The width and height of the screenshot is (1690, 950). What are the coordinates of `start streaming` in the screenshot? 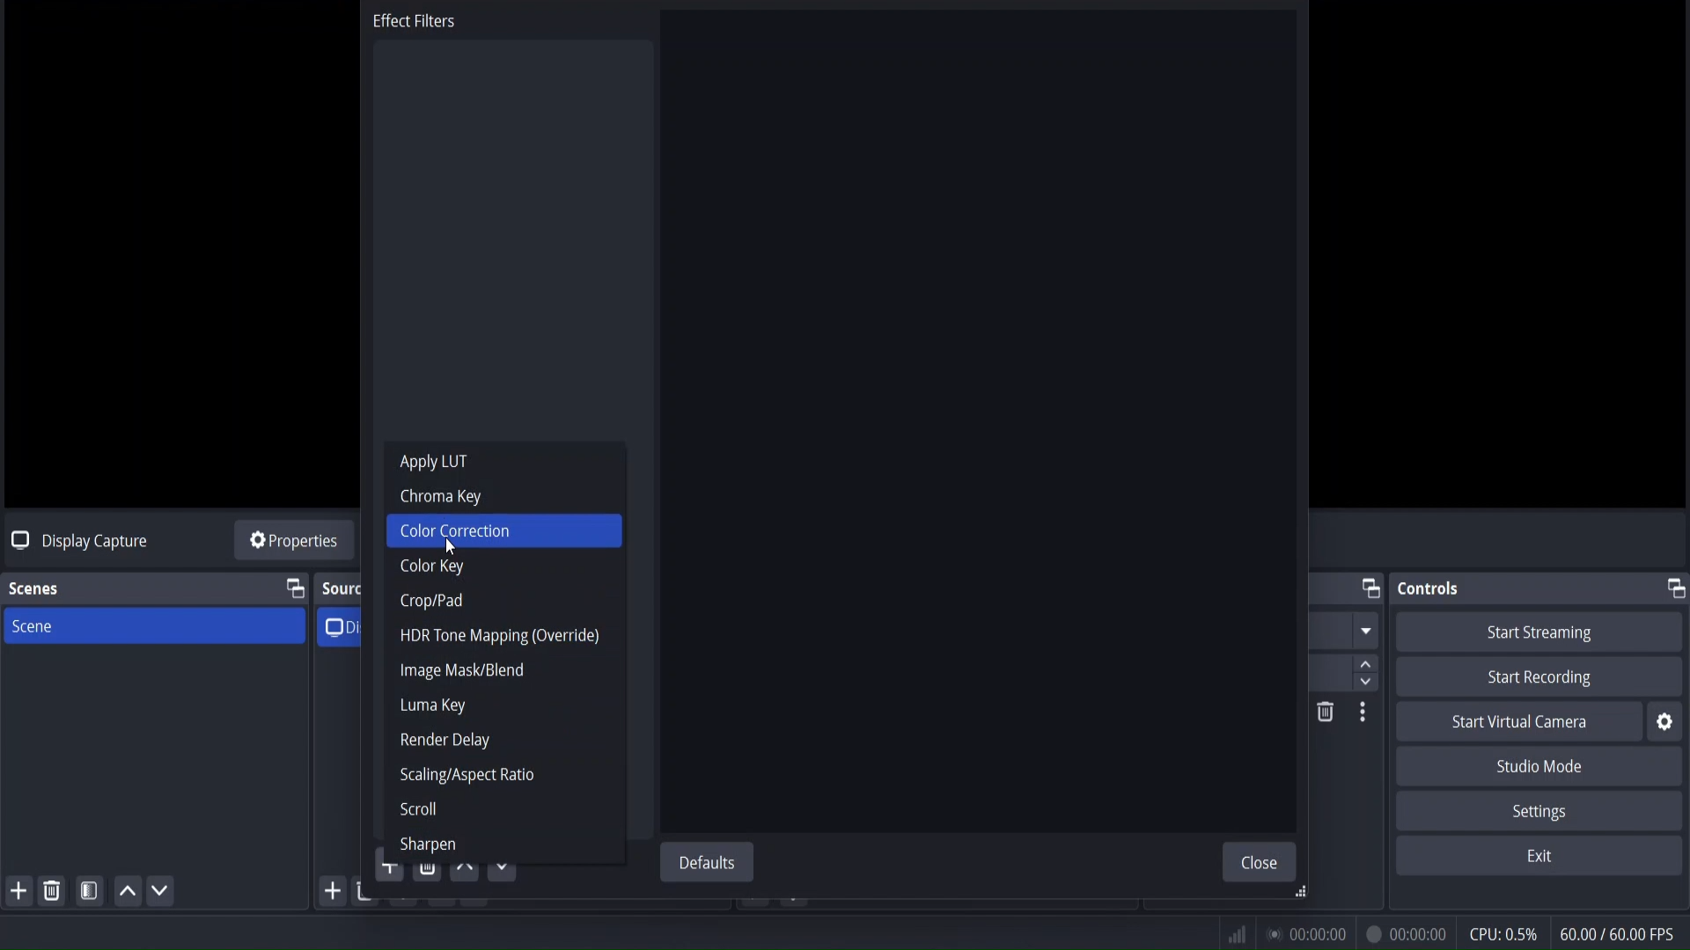 It's located at (1541, 632).